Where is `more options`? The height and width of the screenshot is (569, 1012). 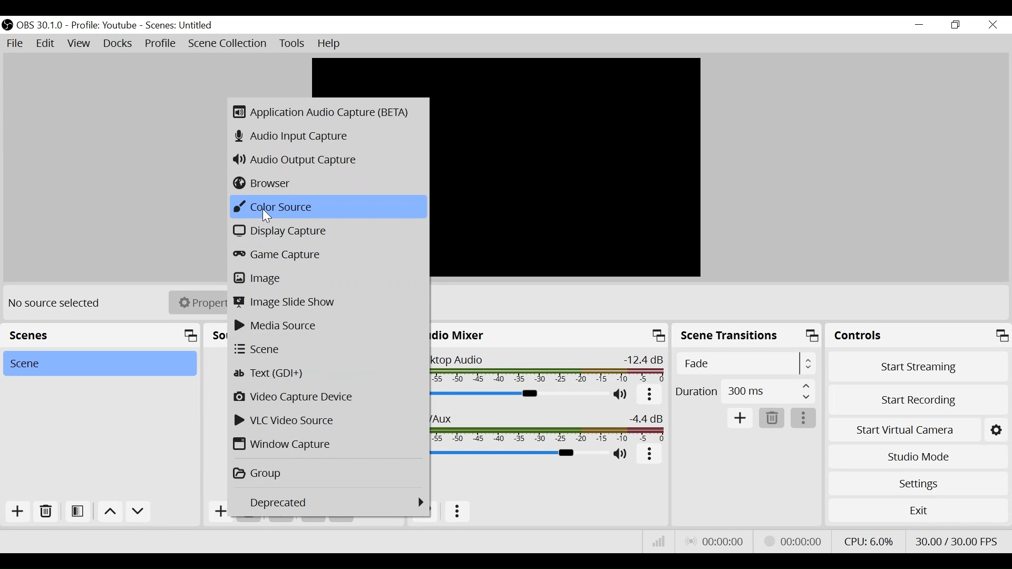 more options is located at coordinates (650, 456).